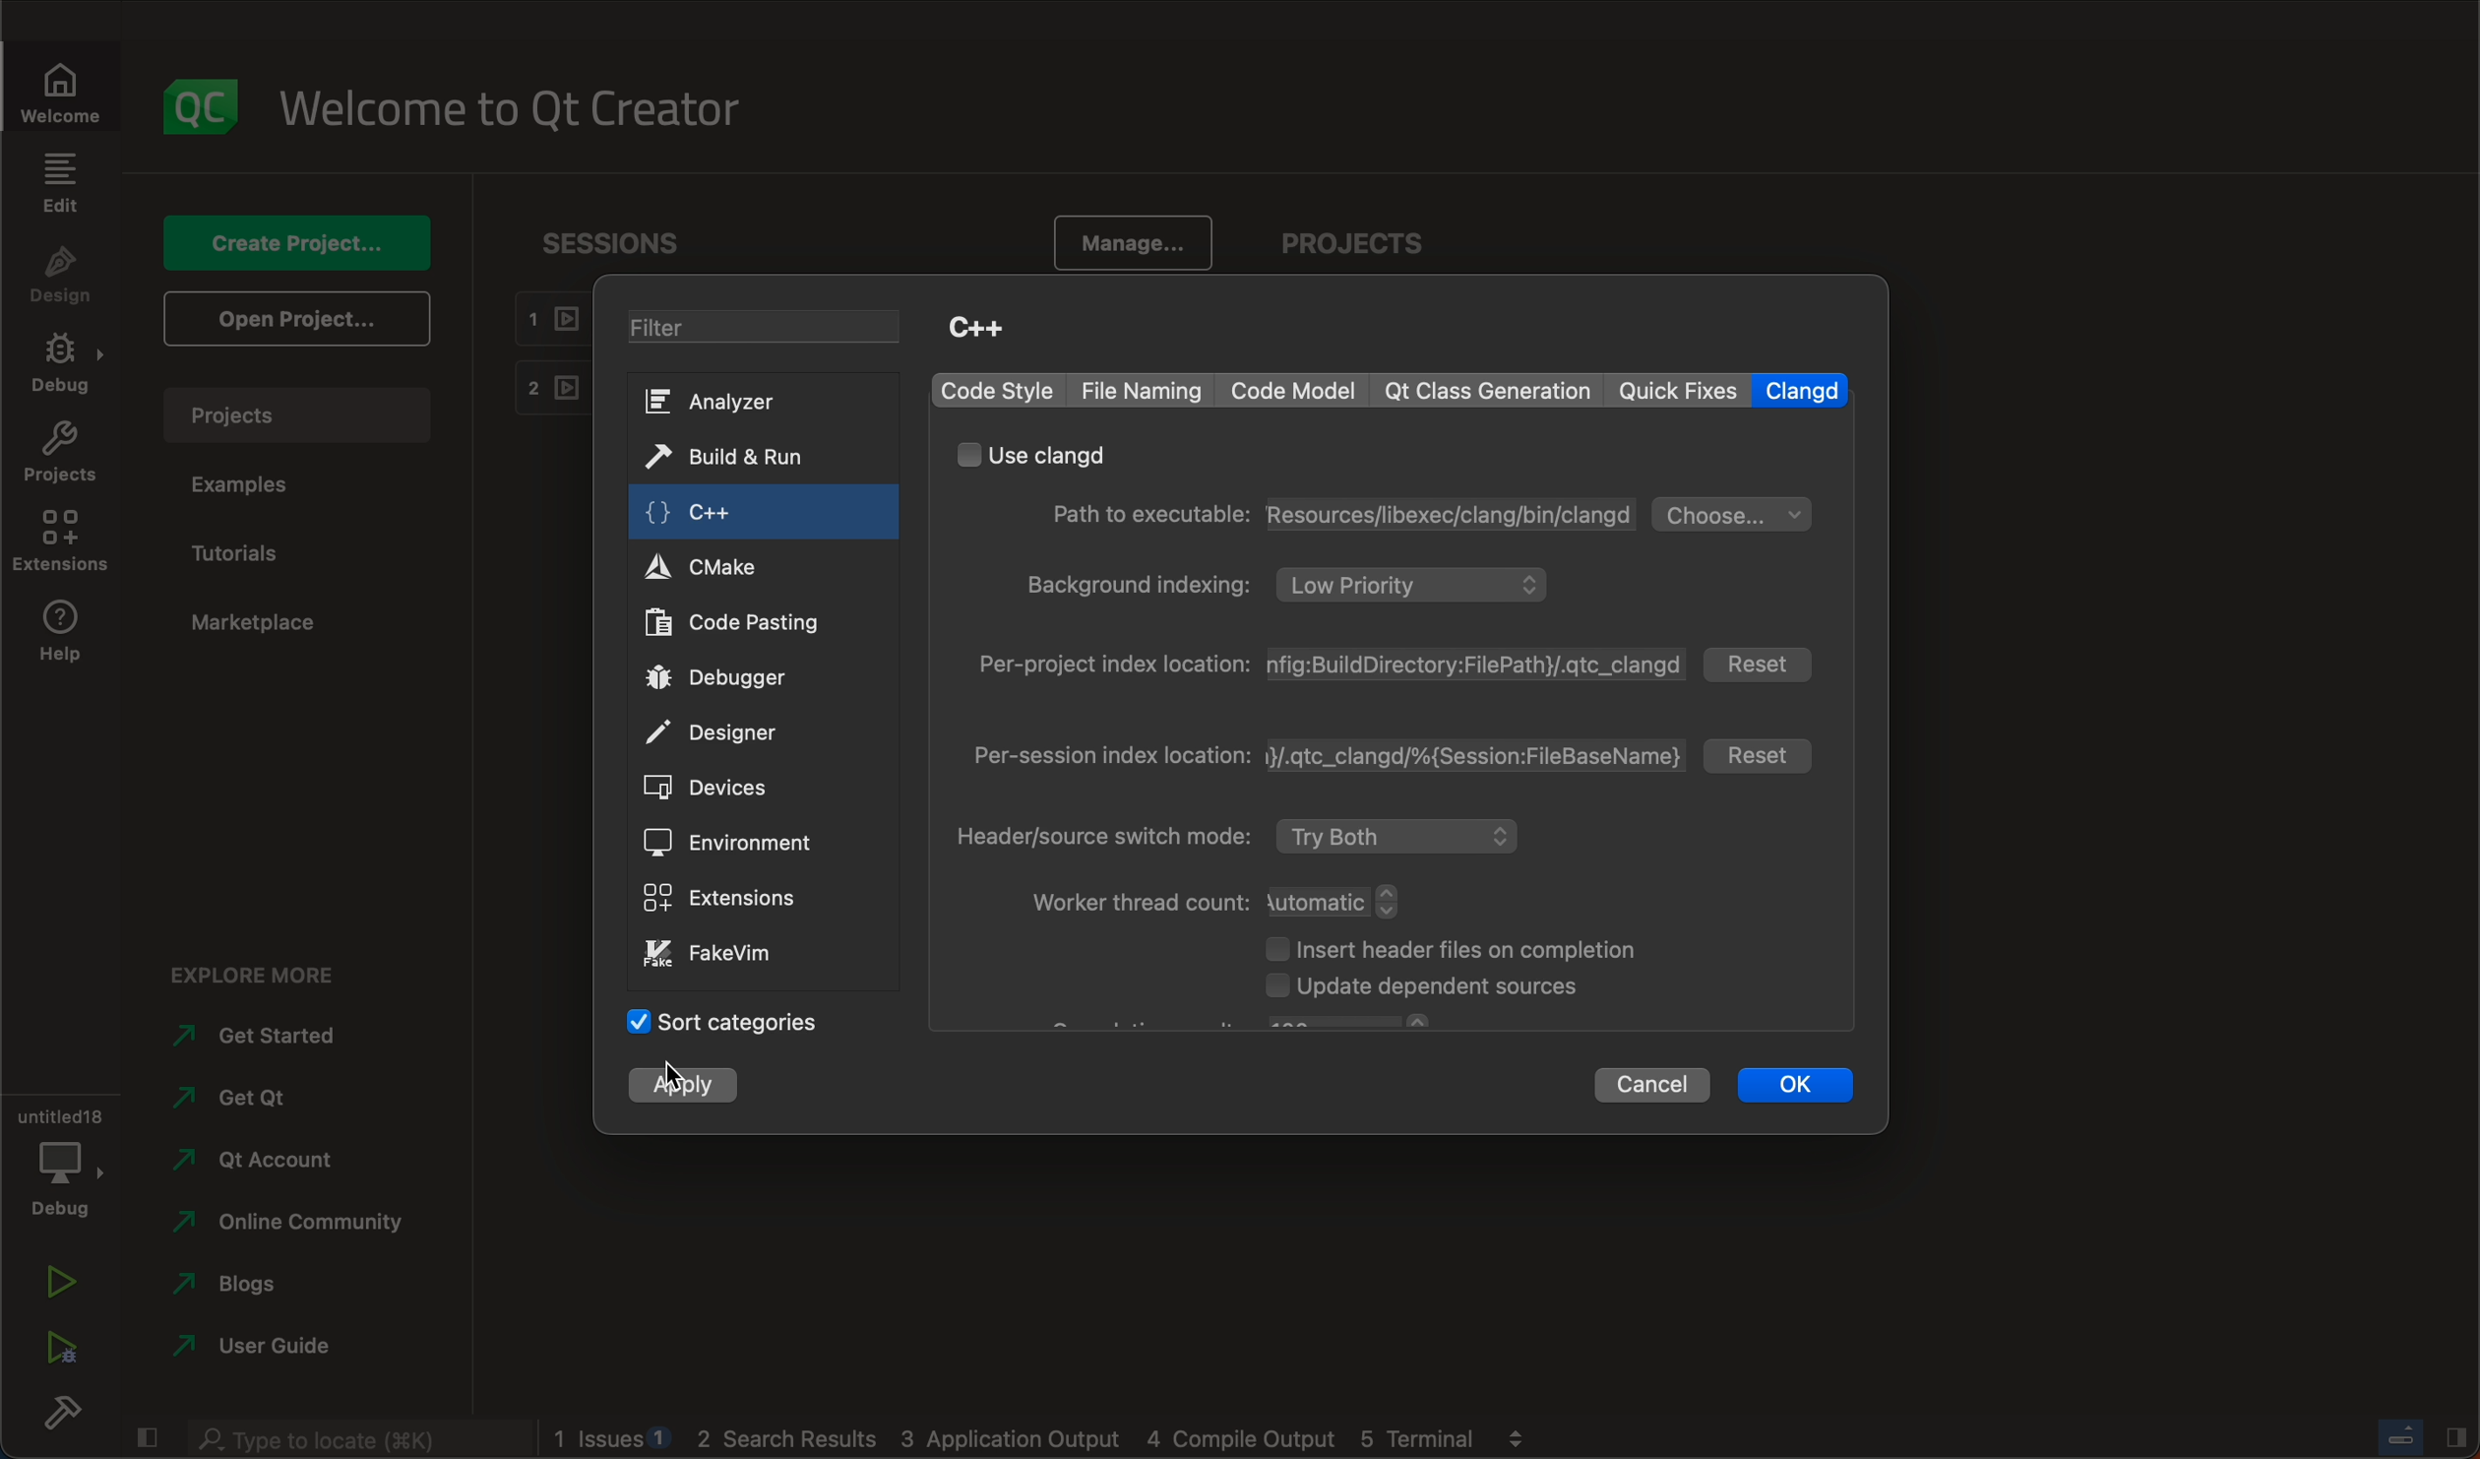 This screenshot has width=2480, height=1459. What do you see at coordinates (296, 244) in the screenshot?
I see `create project` at bounding box center [296, 244].